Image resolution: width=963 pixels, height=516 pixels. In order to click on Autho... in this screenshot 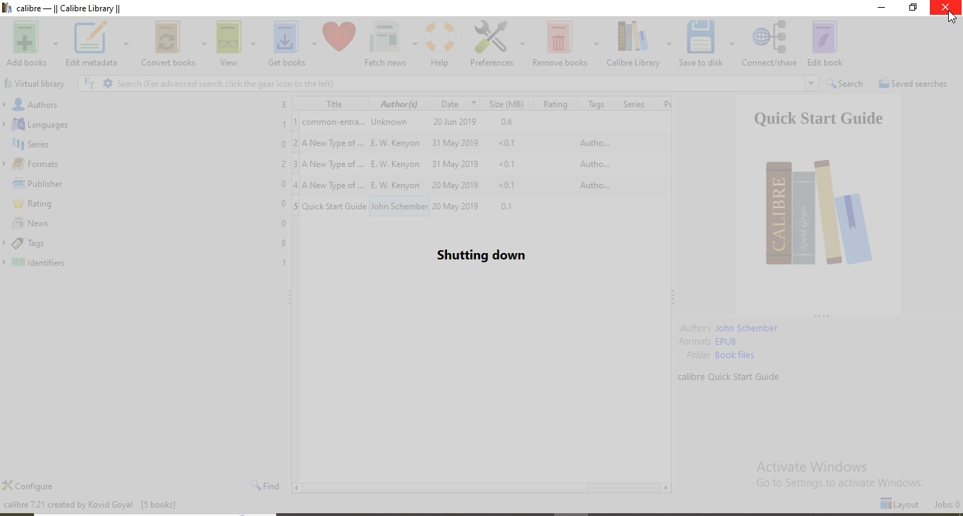, I will do `click(593, 185)`.